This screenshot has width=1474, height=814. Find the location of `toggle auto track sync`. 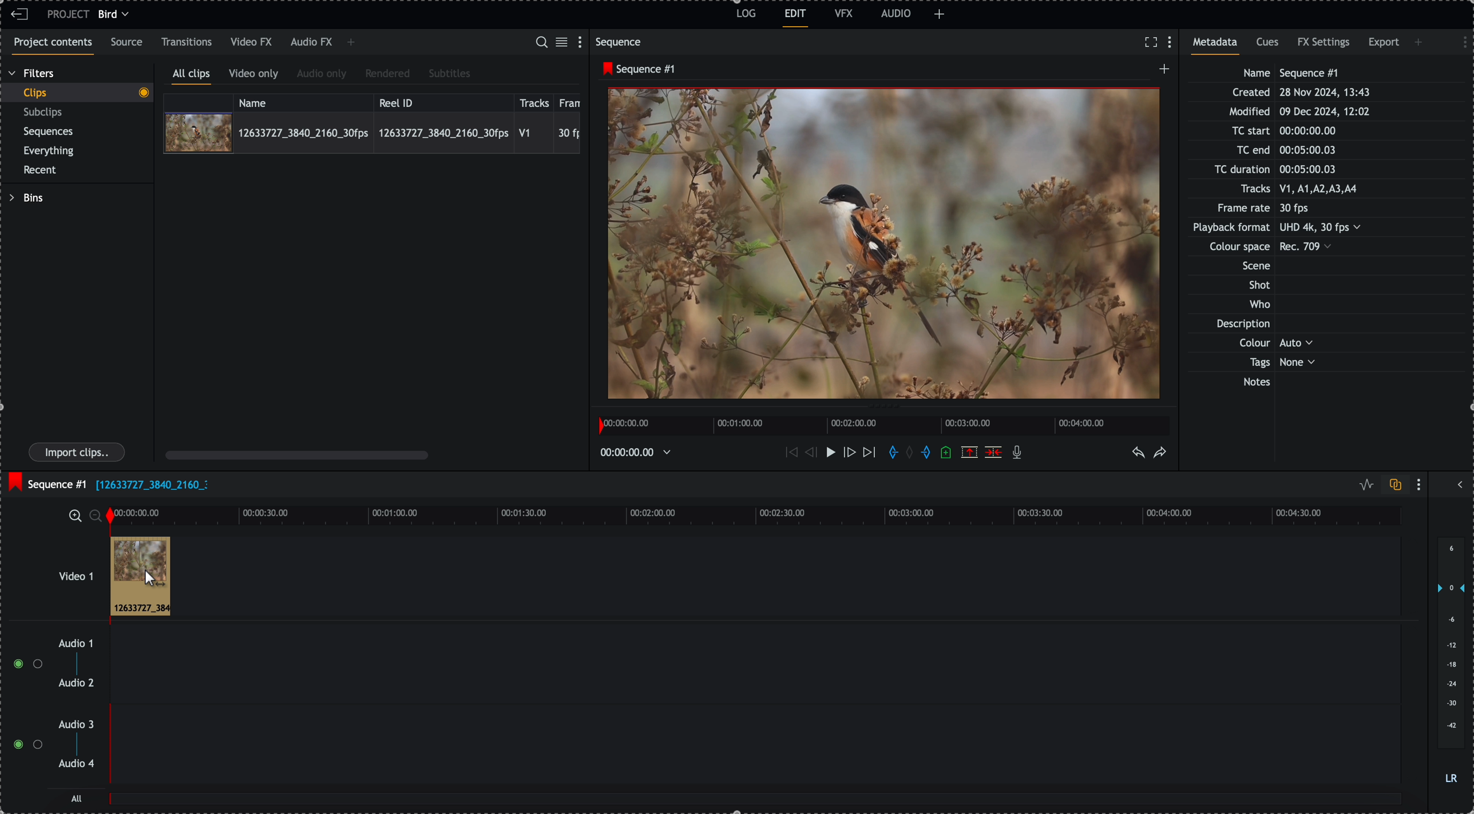

toggle auto track sync is located at coordinates (1393, 485).